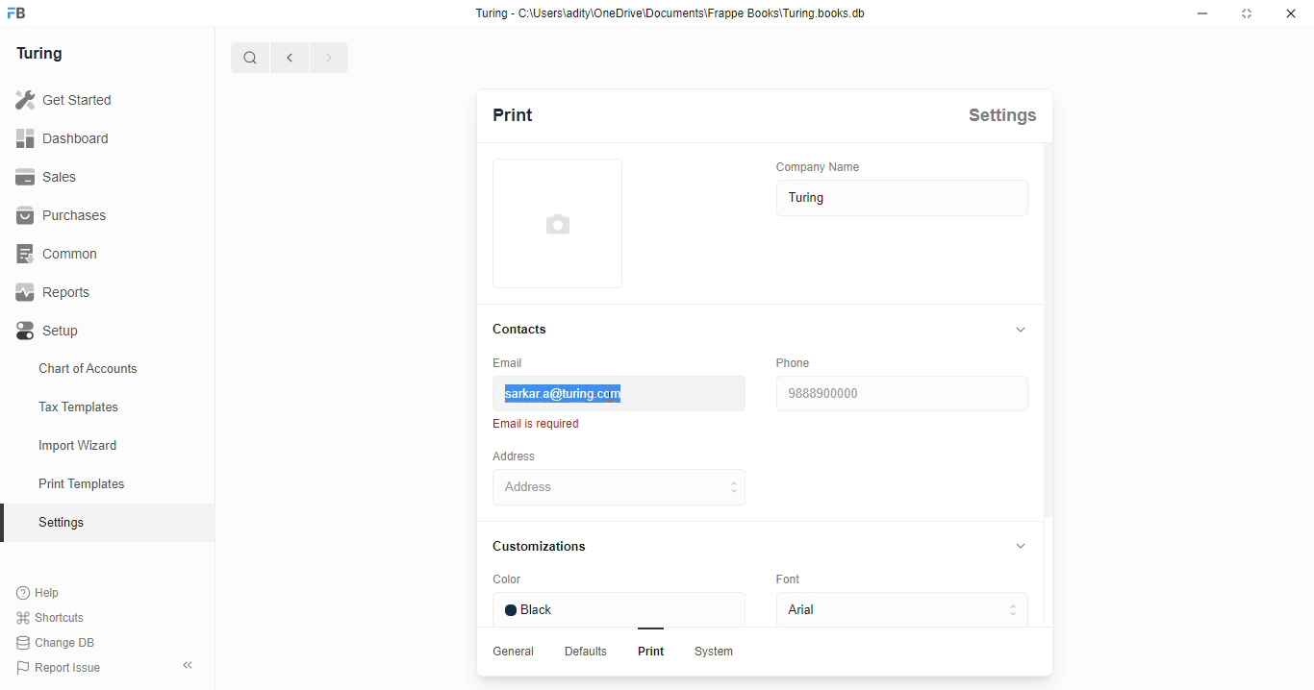 Image resolution: width=1314 pixels, height=690 pixels. I want to click on Avial, so click(897, 611).